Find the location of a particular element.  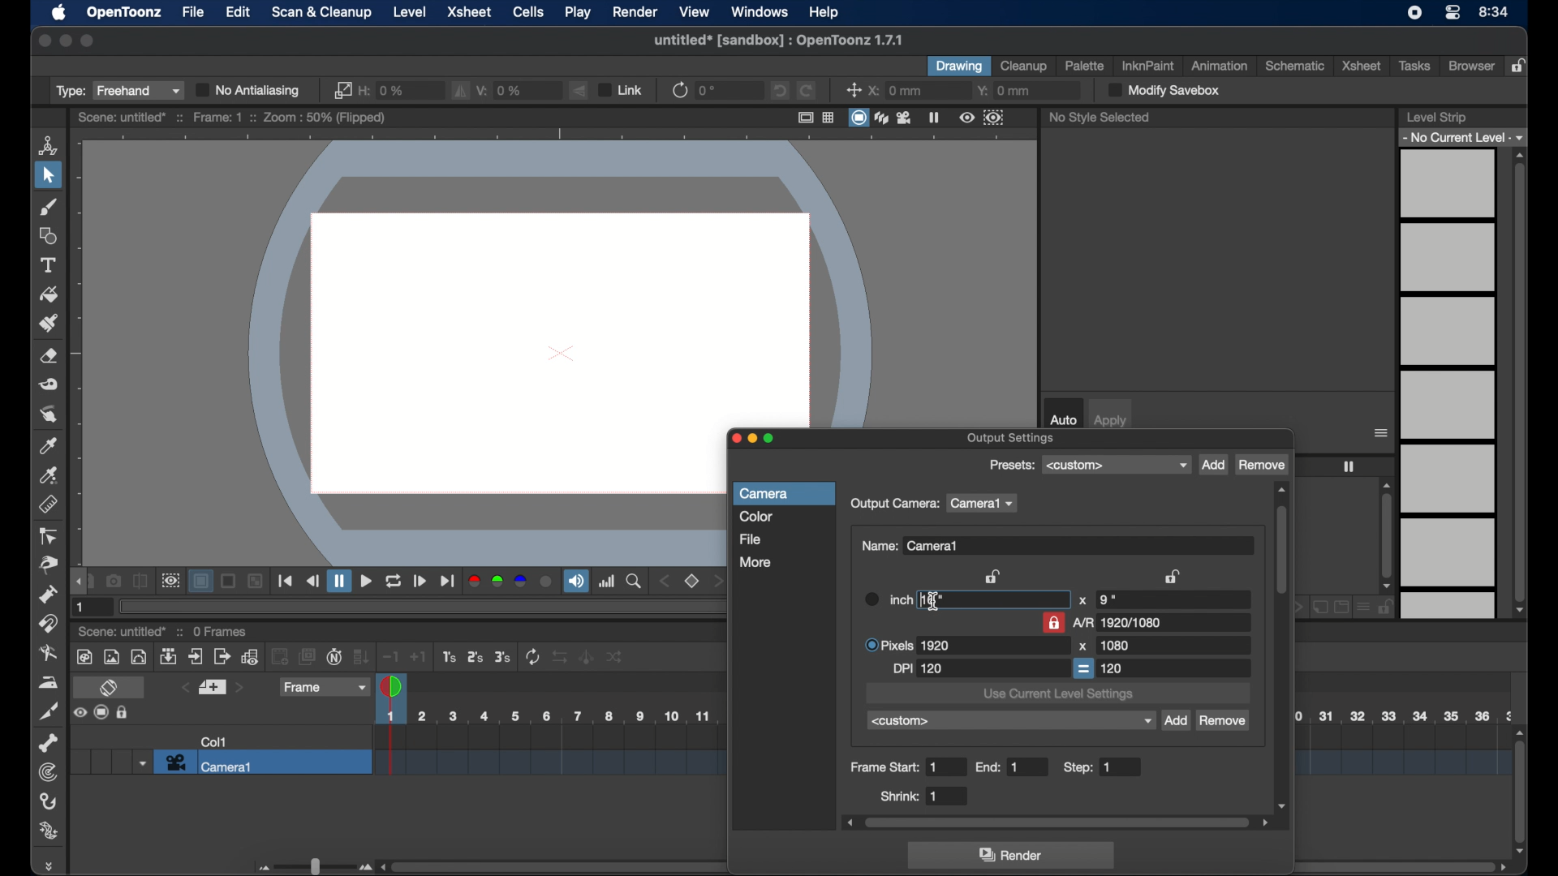

 is located at coordinates (421, 657).